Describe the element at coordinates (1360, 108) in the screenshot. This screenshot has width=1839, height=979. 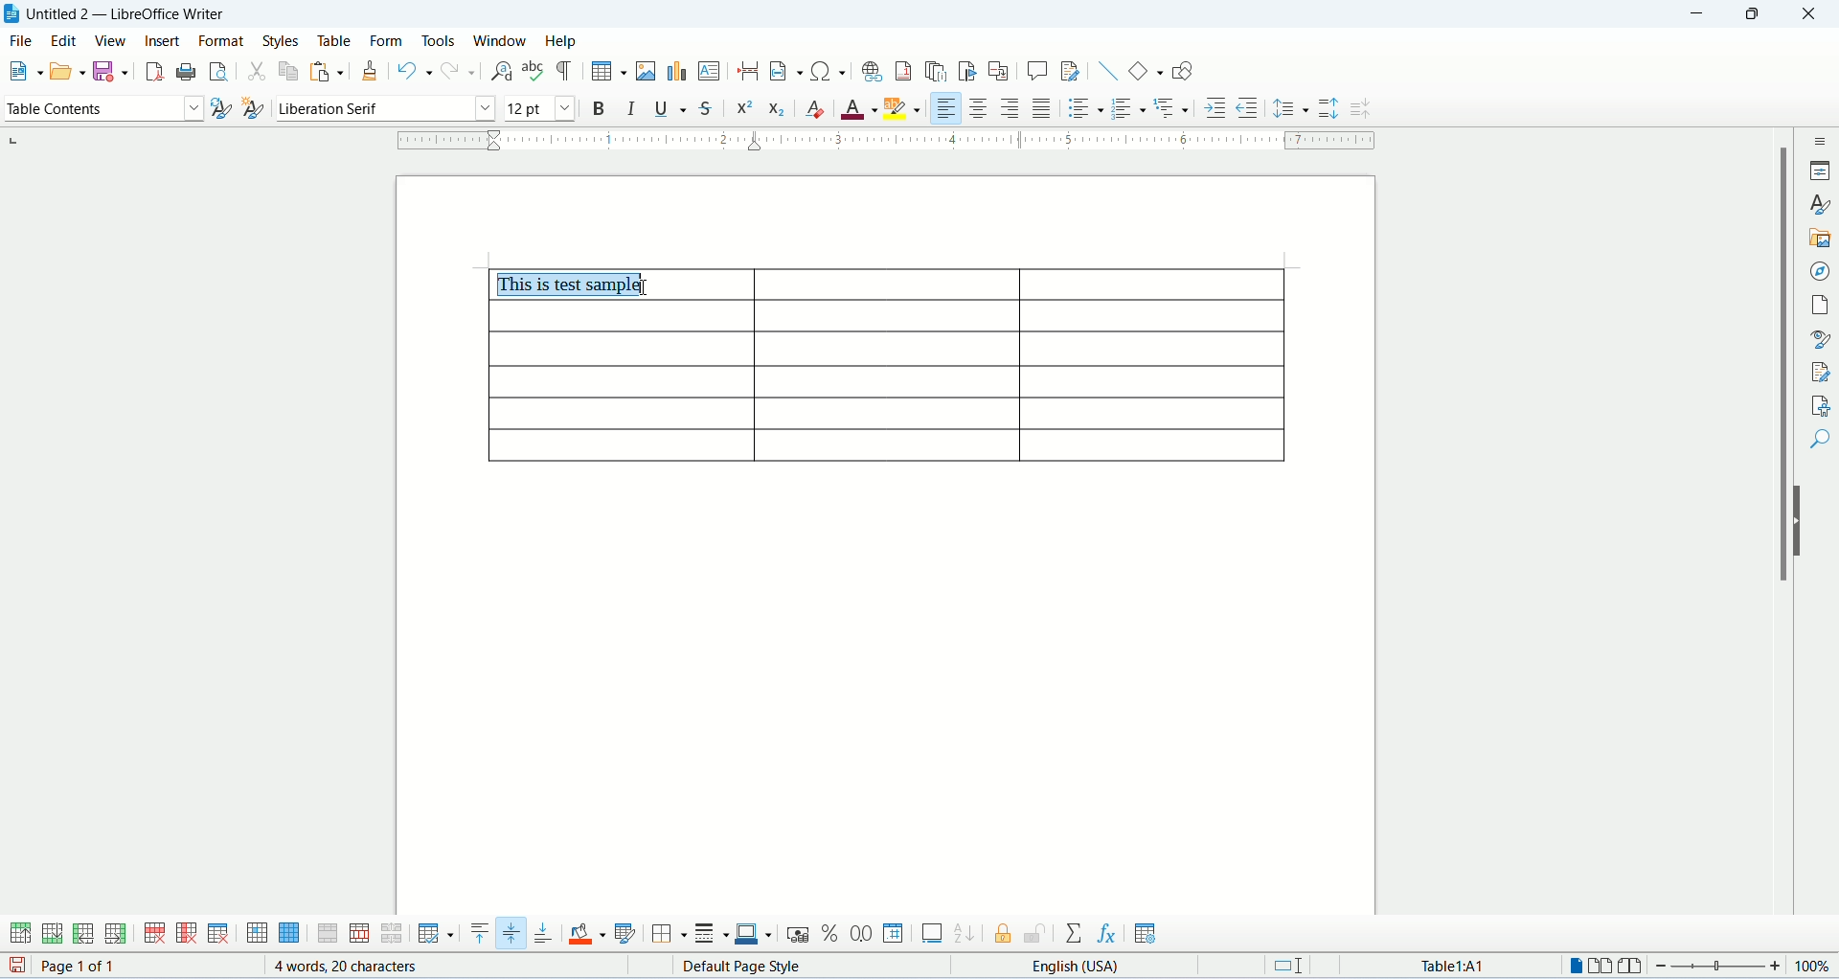
I see `decrease paragraph spacing` at that location.